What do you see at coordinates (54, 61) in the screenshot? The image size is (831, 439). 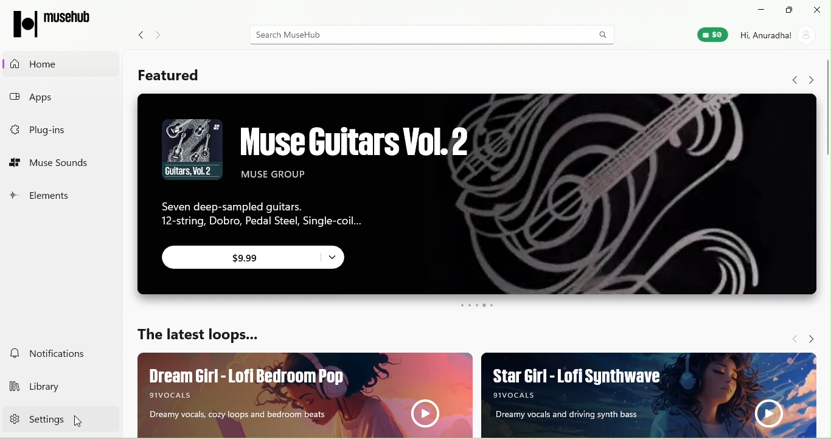 I see `home` at bounding box center [54, 61].